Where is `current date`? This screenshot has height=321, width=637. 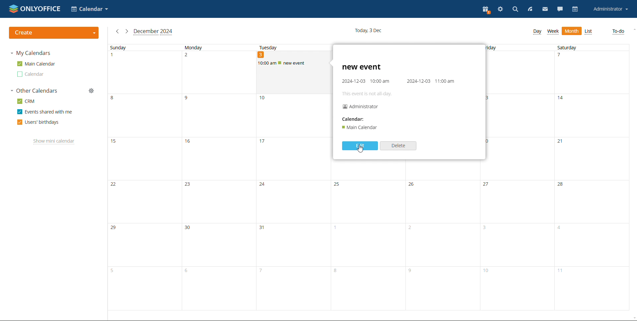 current date is located at coordinates (368, 31).